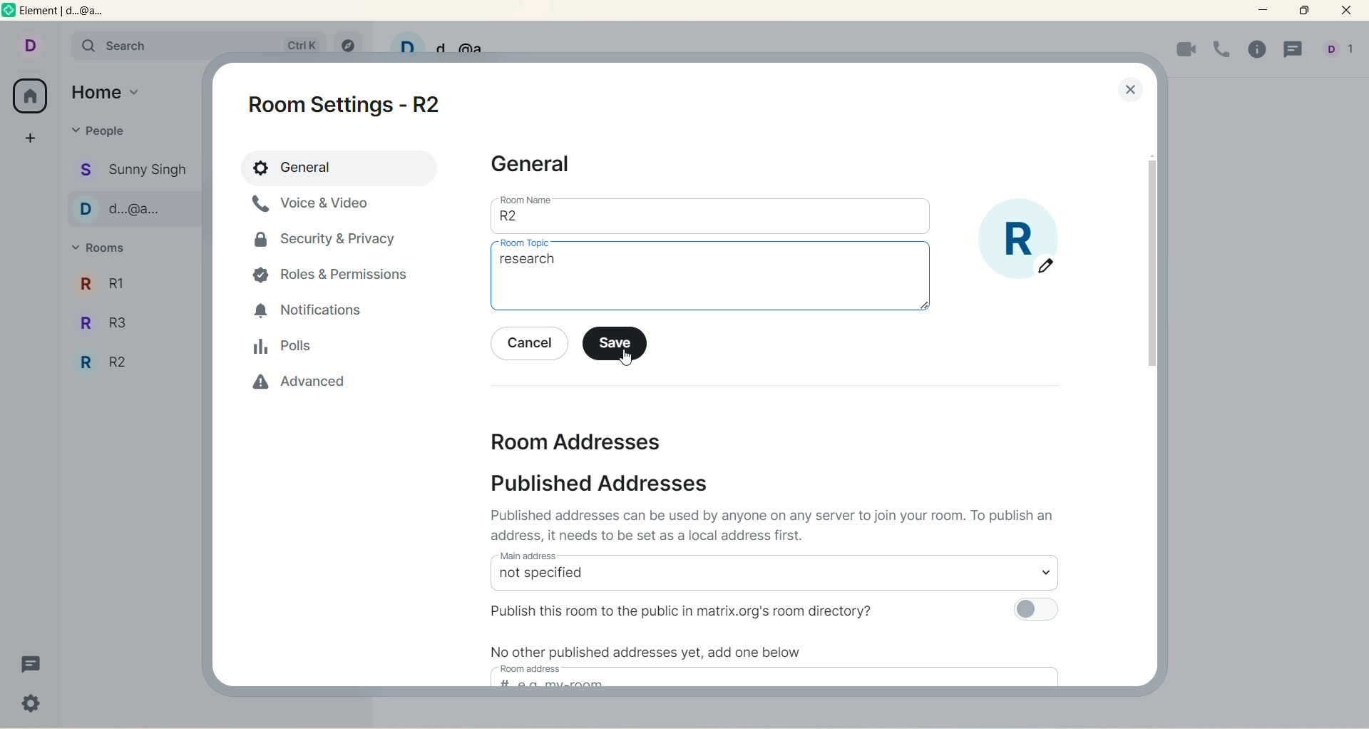 The height and width of the screenshot is (729, 1369). I want to click on account, so click(29, 44).